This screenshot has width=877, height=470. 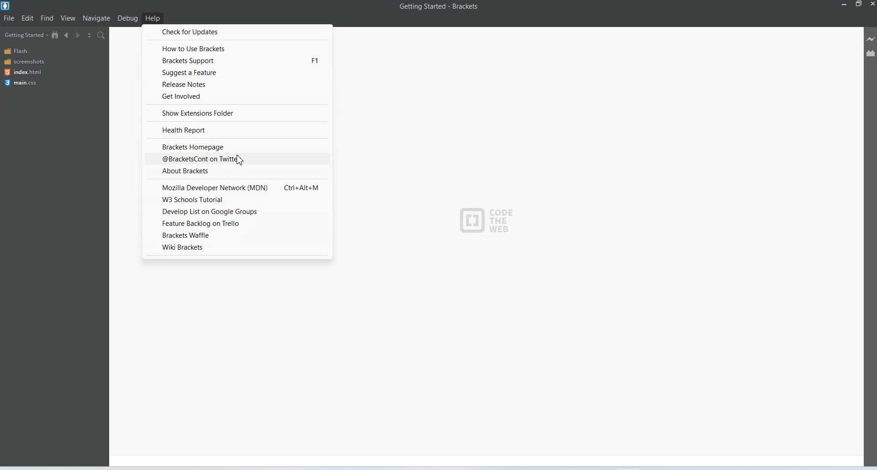 What do you see at coordinates (22, 72) in the screenshot?
I see `index.html` at bounding box center [22, 72].